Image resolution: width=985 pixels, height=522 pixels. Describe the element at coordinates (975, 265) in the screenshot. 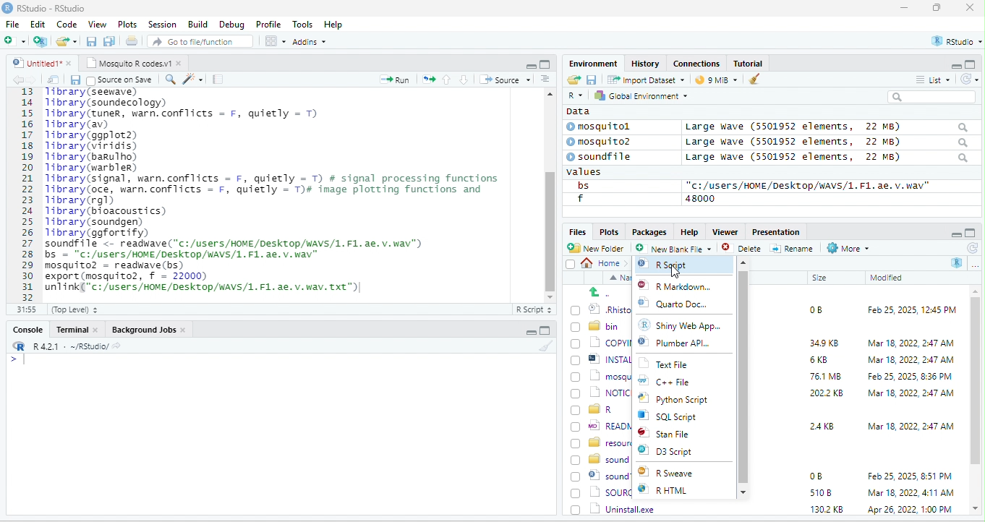

I see `more` at that location.